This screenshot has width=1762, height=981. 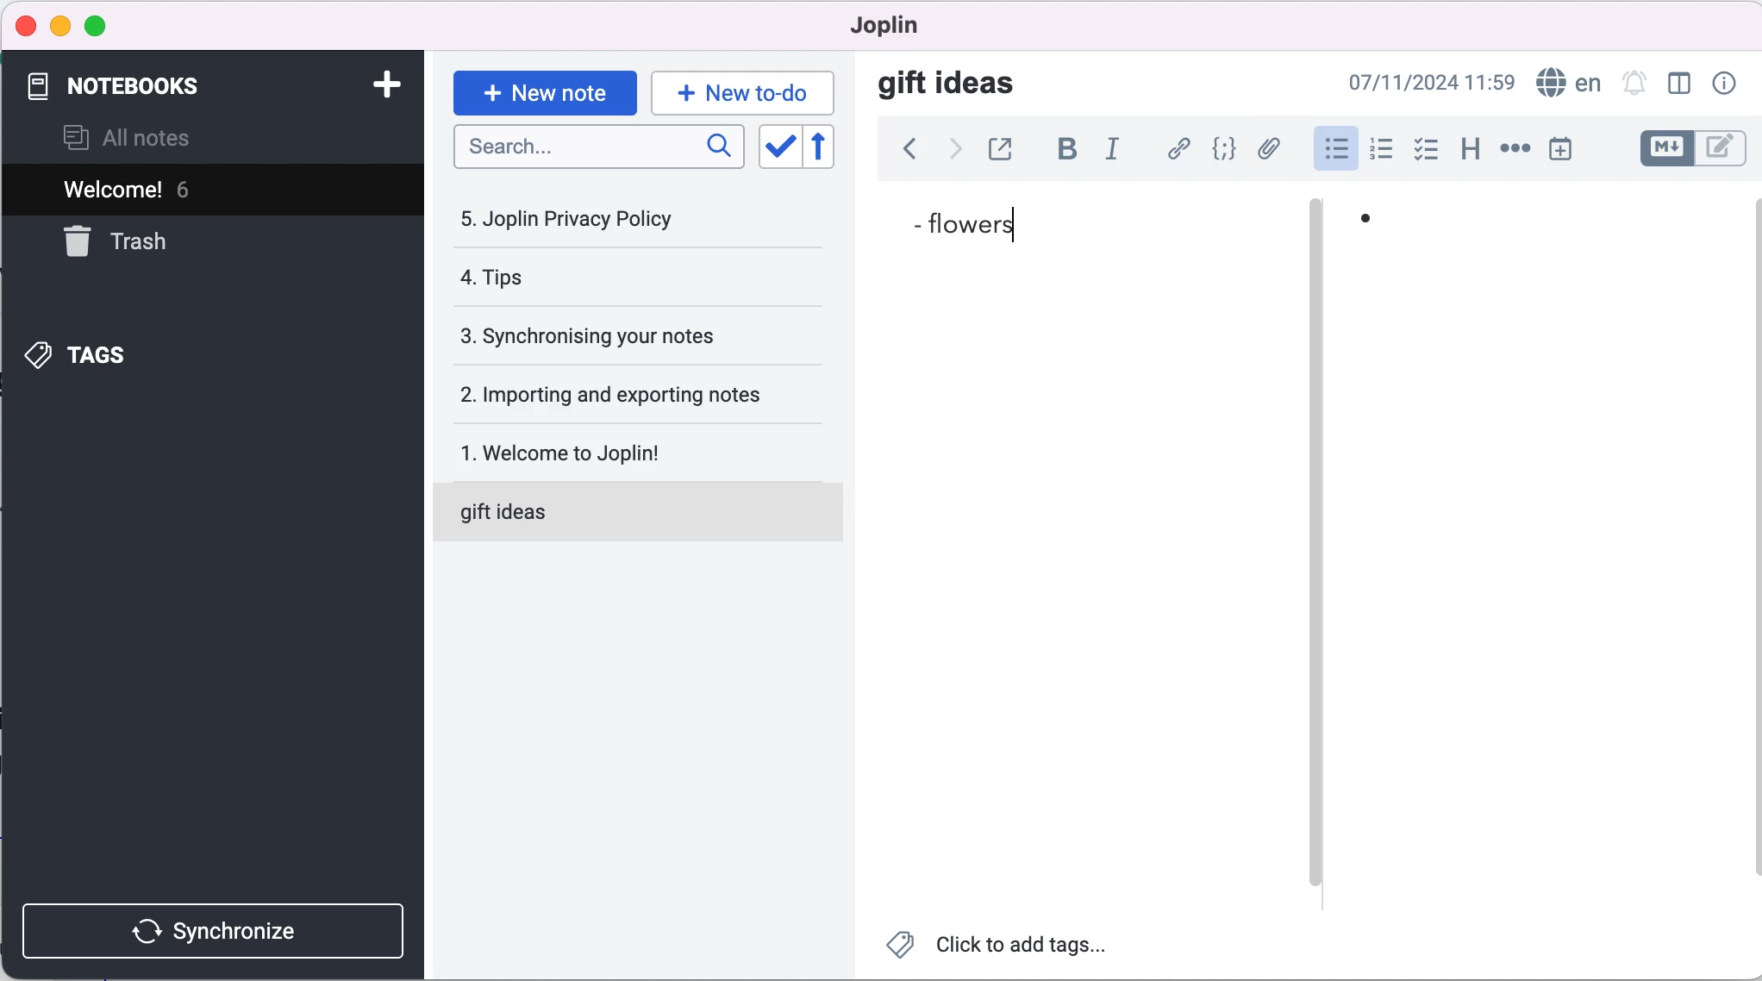 I want to click on heading, so click(x=1469, y=149).